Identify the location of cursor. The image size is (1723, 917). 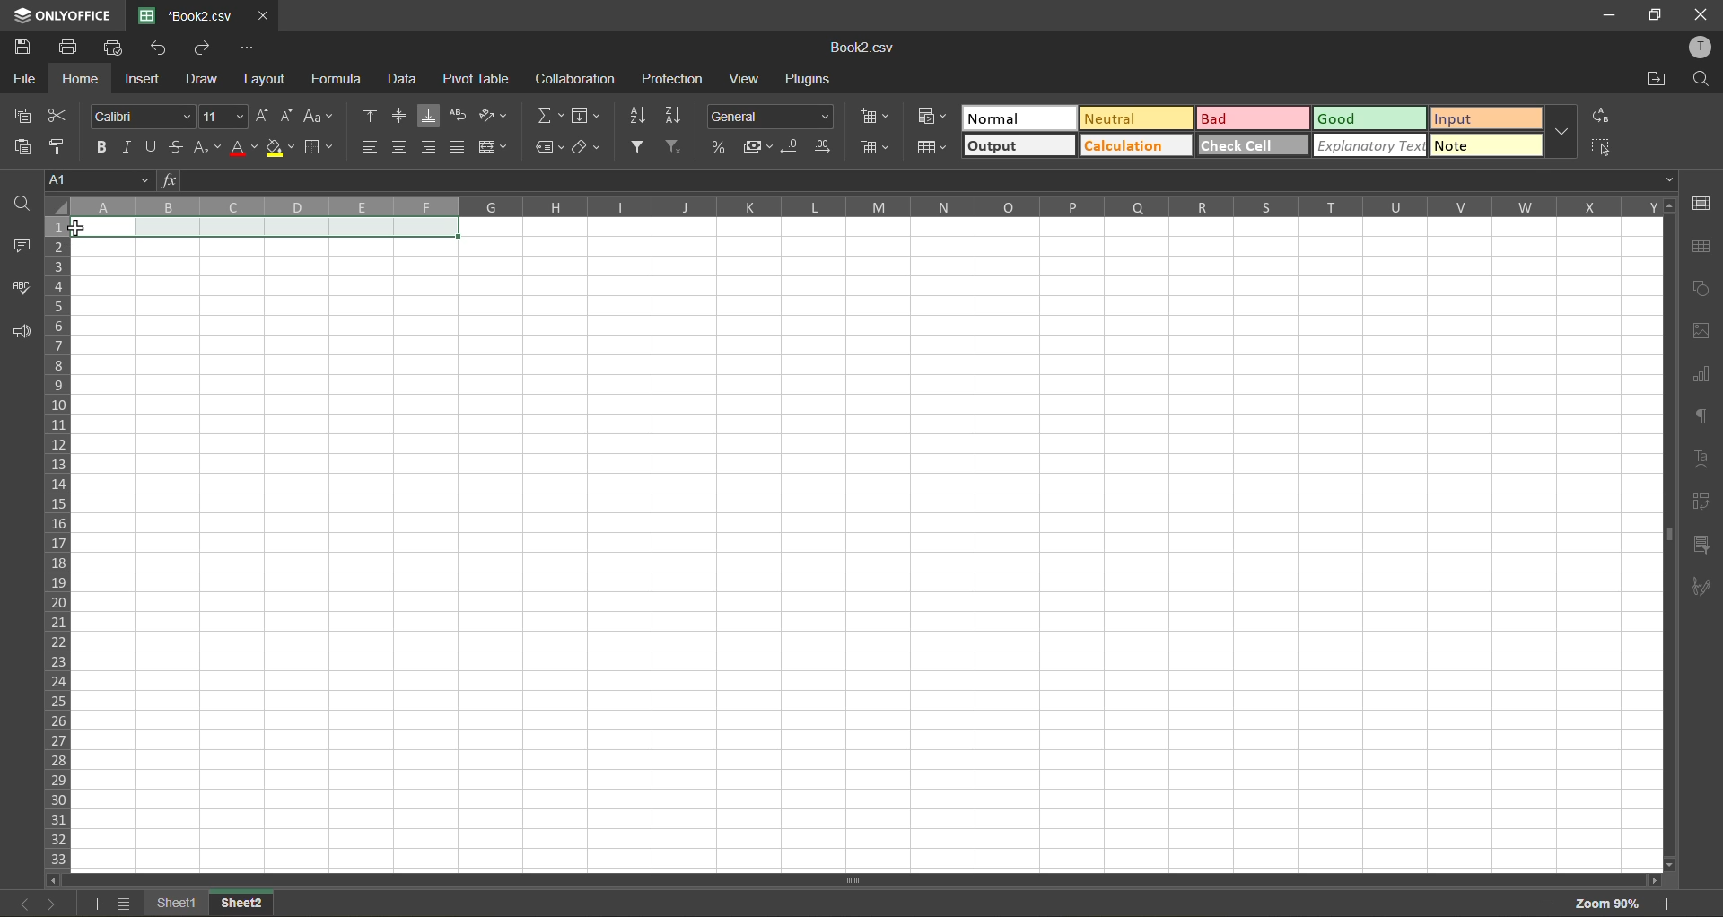
(74, 230).